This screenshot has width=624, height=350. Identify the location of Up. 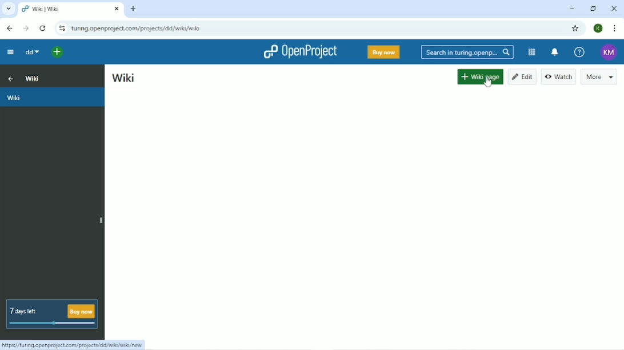
(9, 78).